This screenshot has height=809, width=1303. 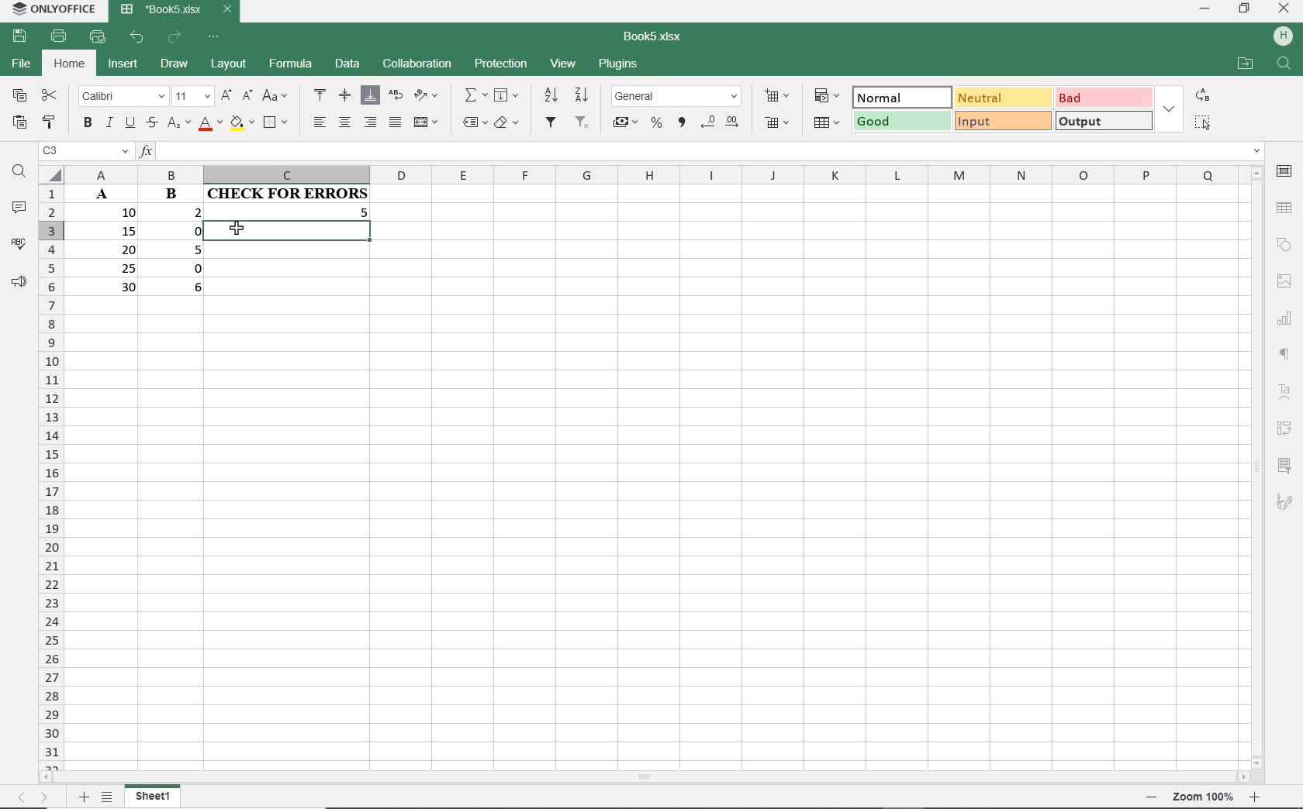 What do you see at coordinates (1260, 467) in the screenshot?
I see `SCROLLBAR` at bounding box center [1260, 467].